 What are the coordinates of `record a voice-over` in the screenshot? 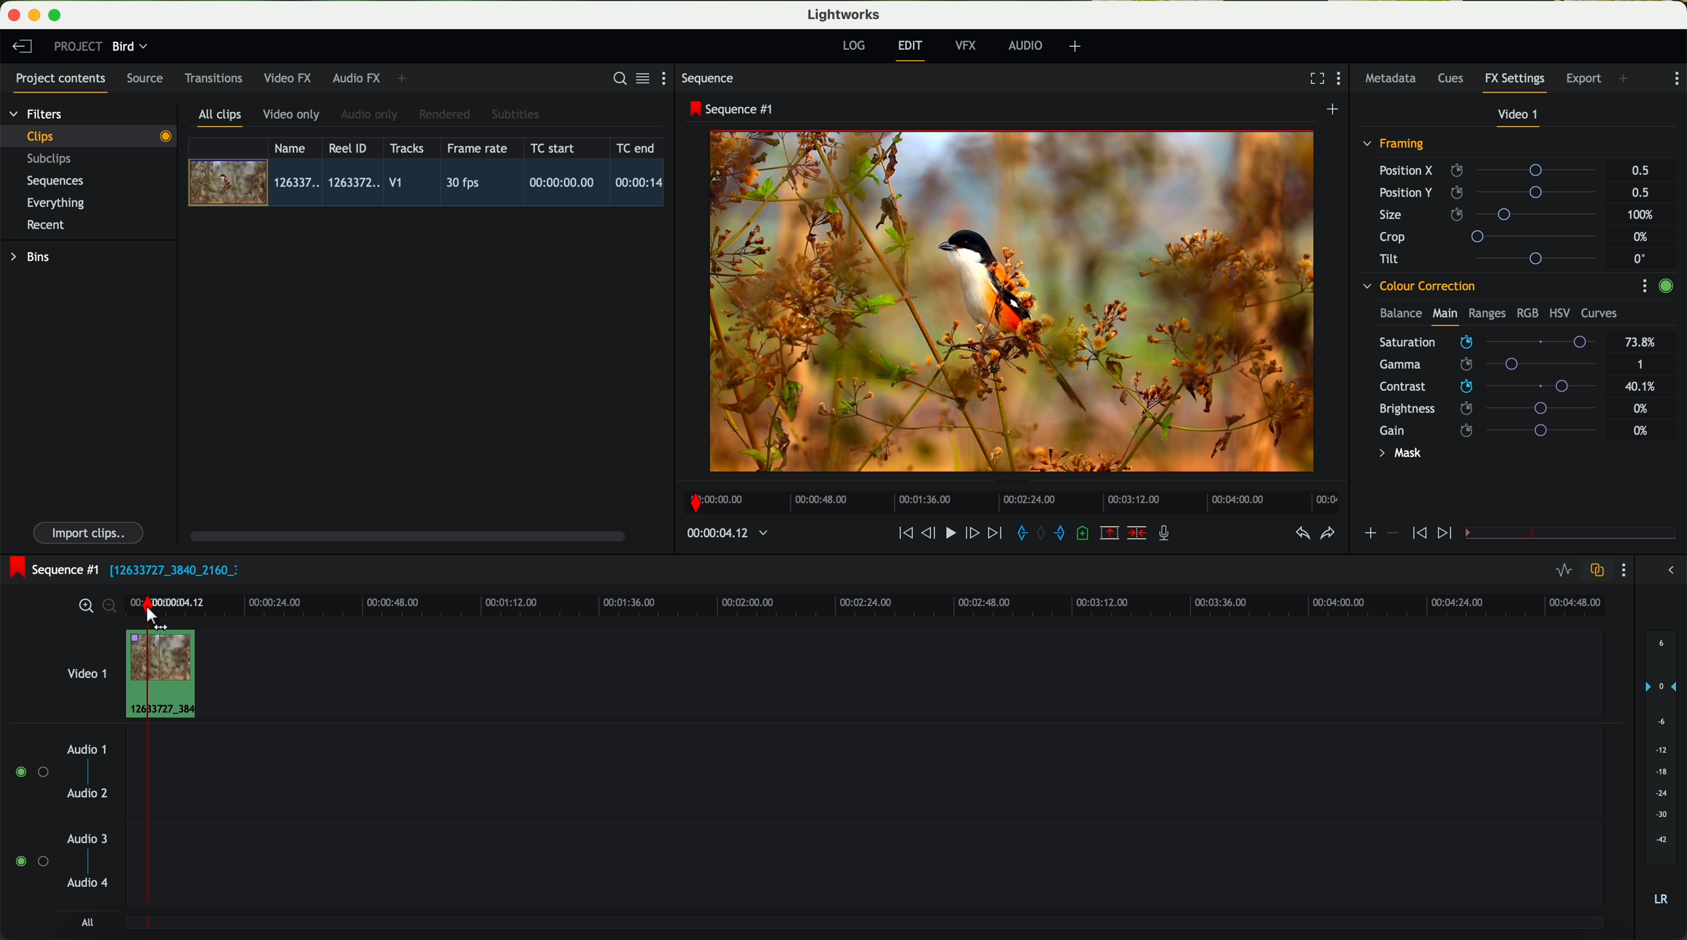 It's located at (1169, 535).